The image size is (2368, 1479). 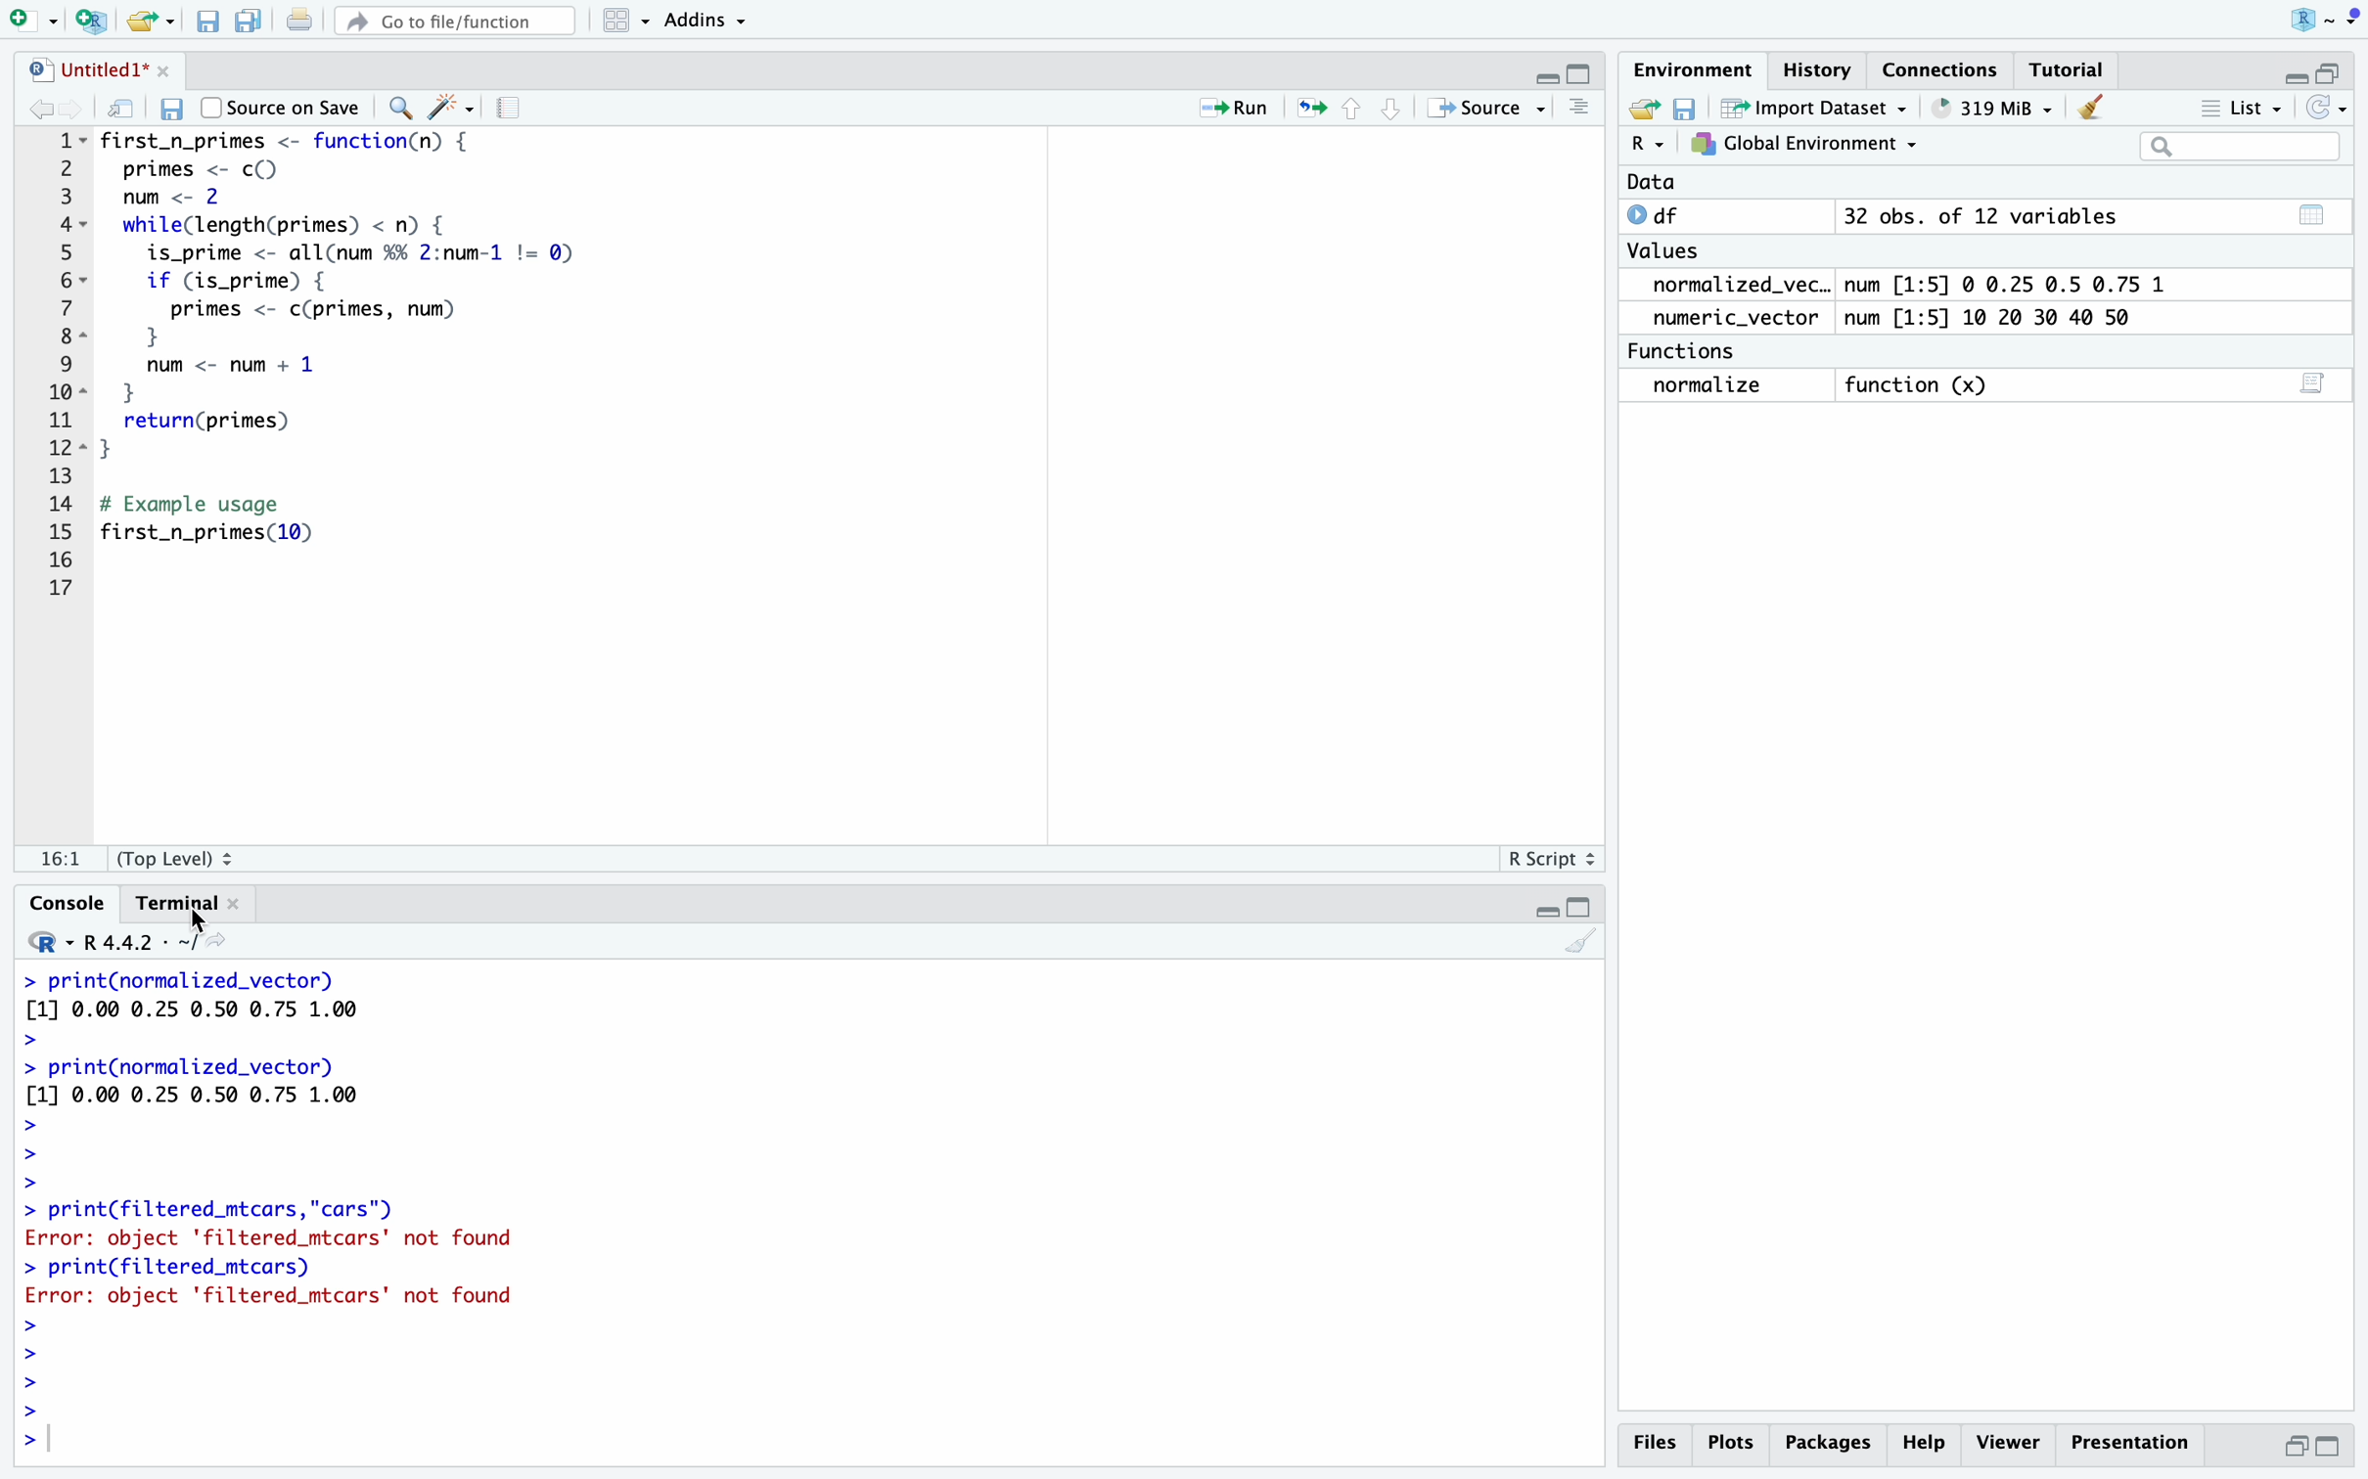 What do you see at coordinates (1947, 67) in the screenshot?
I see `Connections` at bounding box center [1947, 67].